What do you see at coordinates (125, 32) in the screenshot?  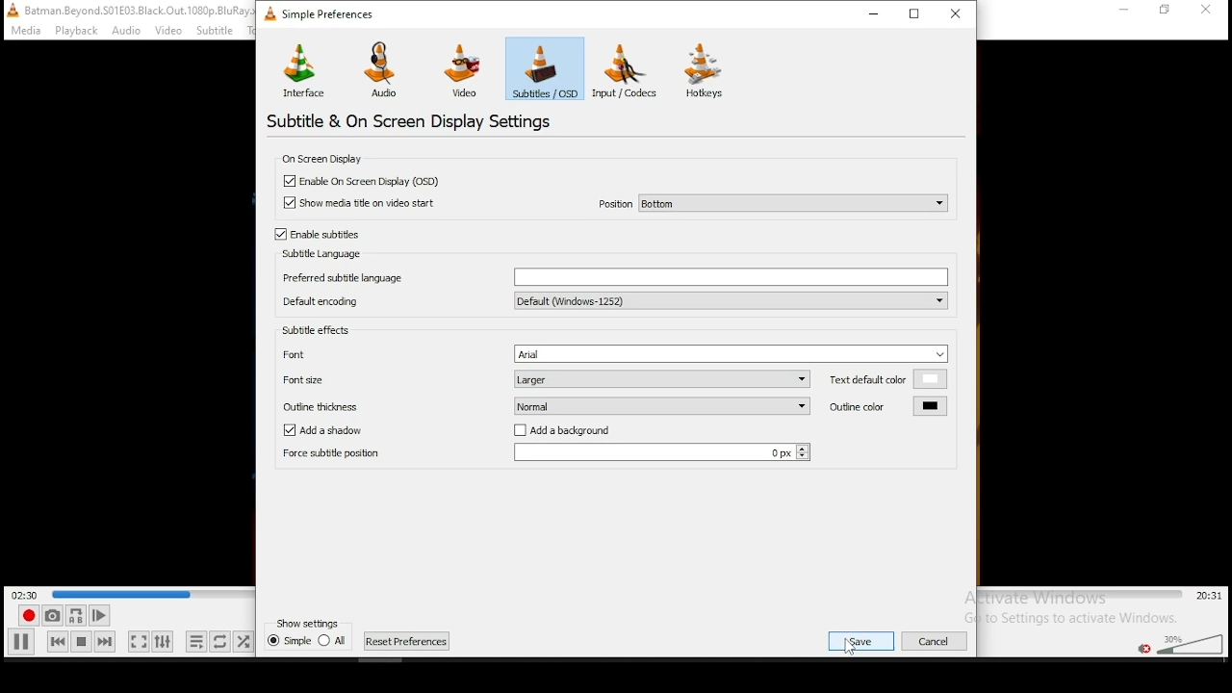 I see `audio` at bounding box center [125, 32].